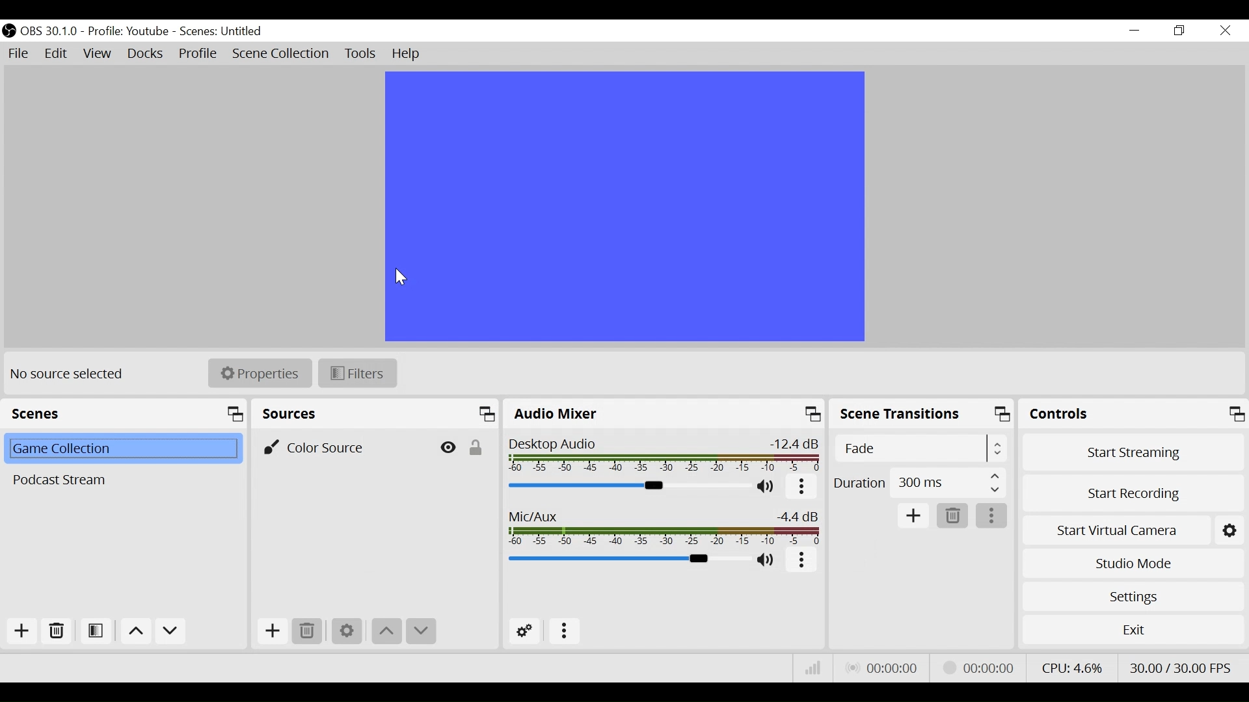 The height and width of the screenshot is (702, 1249). I want to click on File, so click(19, 54).